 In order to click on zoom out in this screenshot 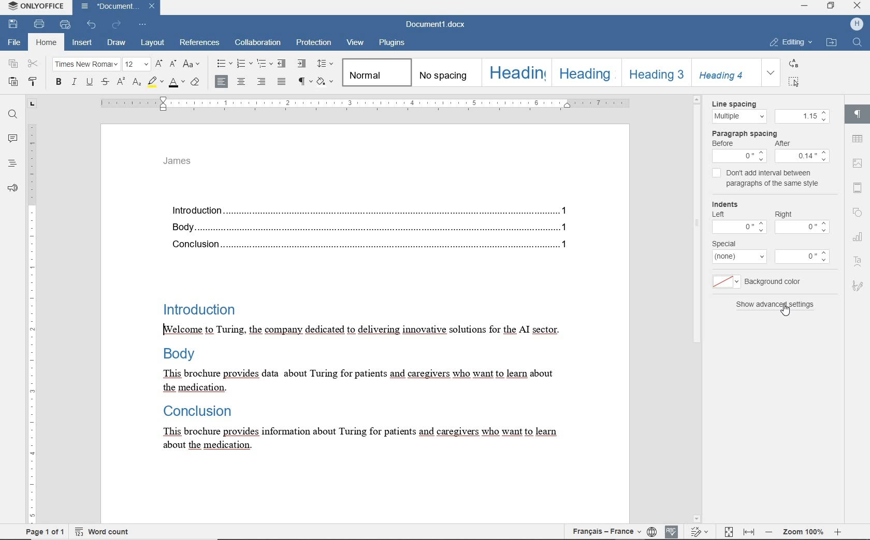, I will do `click(766, 533)`.